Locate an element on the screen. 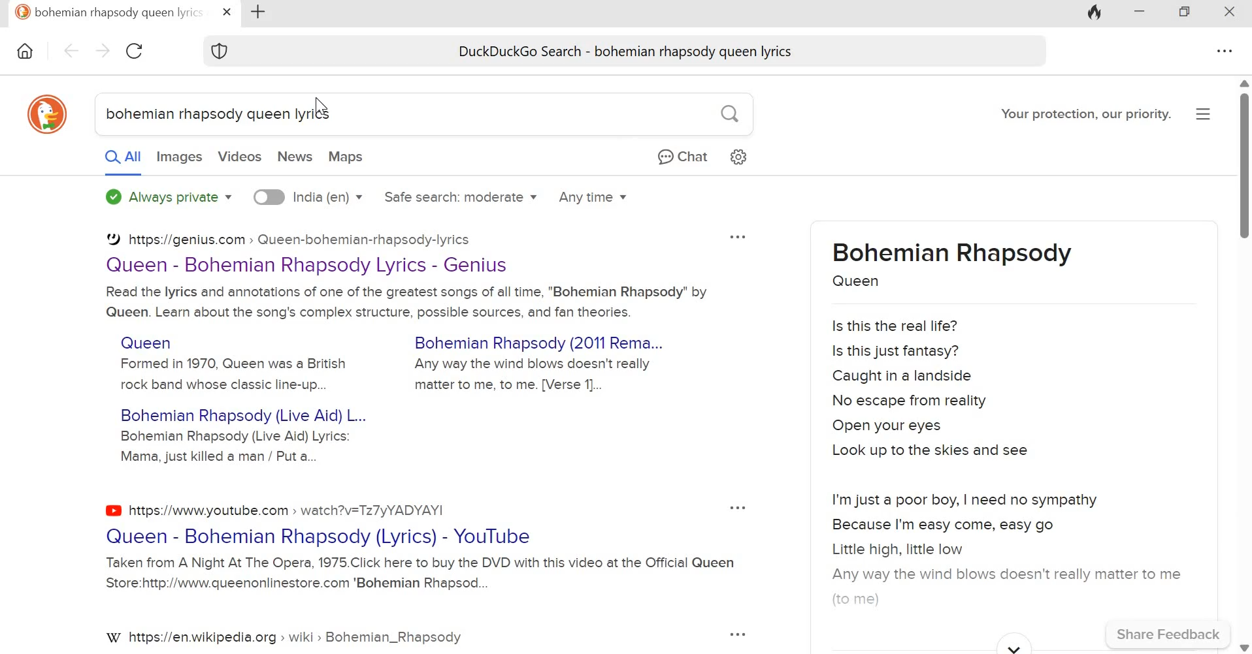 This screenshot has width=1252, height=654. All is located at coordinates (124, 157).